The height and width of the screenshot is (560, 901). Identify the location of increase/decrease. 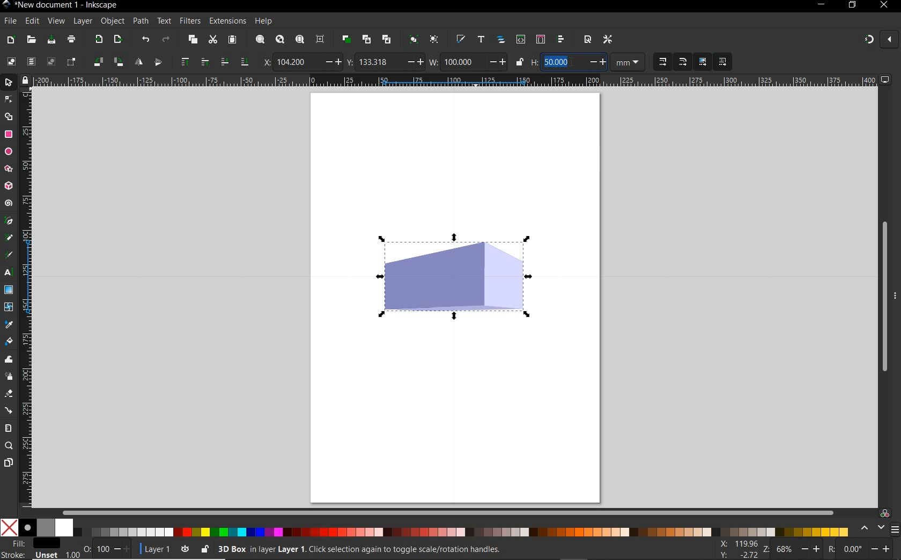
(597, 62).